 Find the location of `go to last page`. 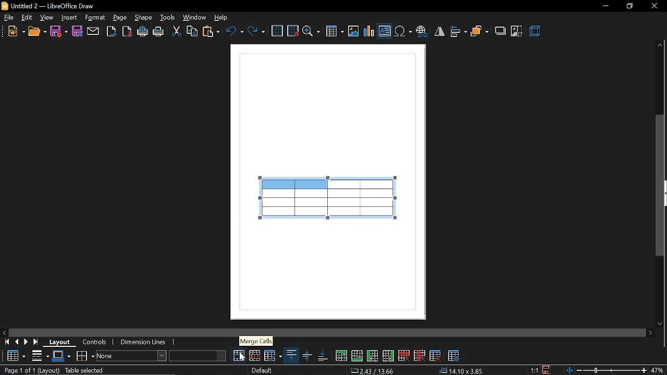

go to last page is located at coordinates (38, 342).